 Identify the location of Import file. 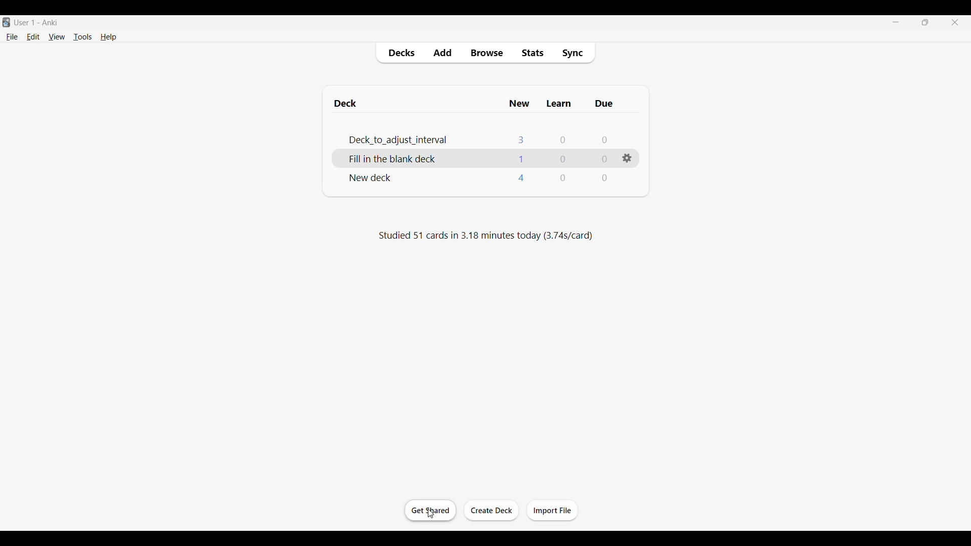
(552, 511).